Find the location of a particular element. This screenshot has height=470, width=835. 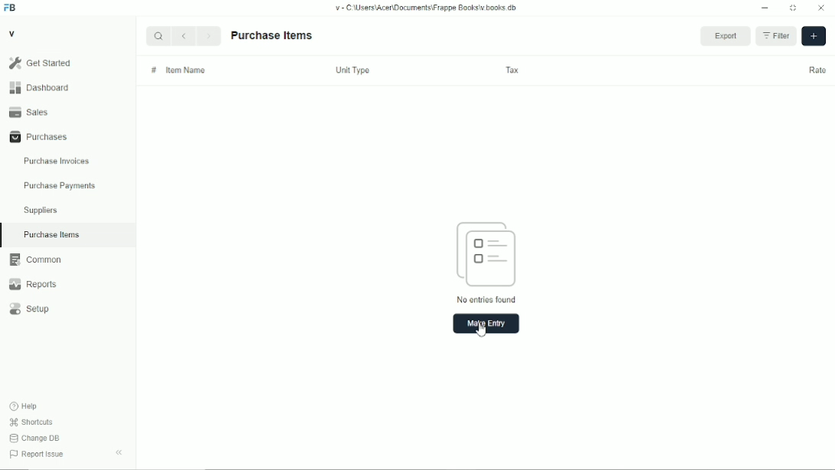

no entries found is located at coordinates (486, 299).